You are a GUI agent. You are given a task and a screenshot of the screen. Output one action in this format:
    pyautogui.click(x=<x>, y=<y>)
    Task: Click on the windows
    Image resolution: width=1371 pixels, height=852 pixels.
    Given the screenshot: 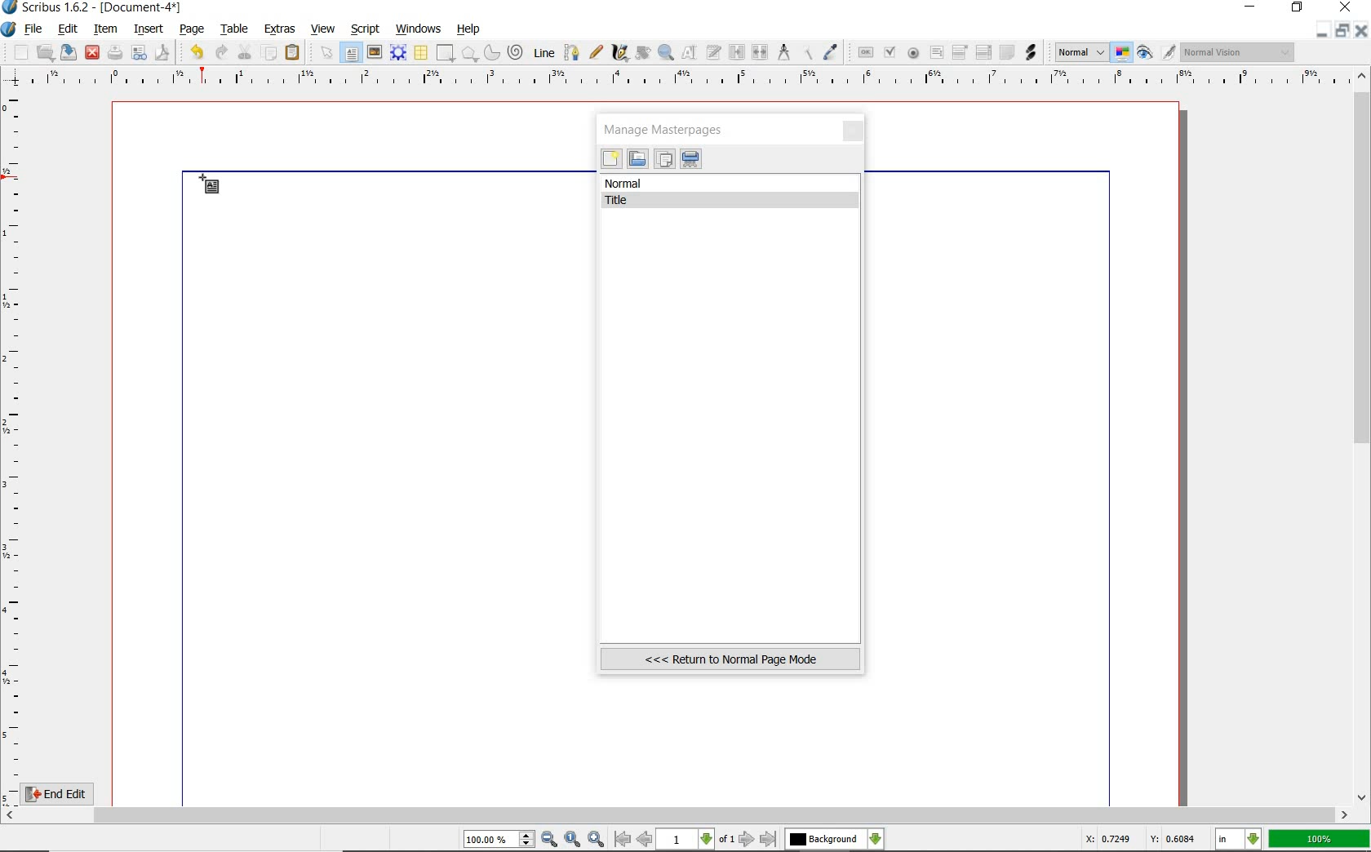 What is the action you would take?
    pyautogui.click(x=418, y=28)
    